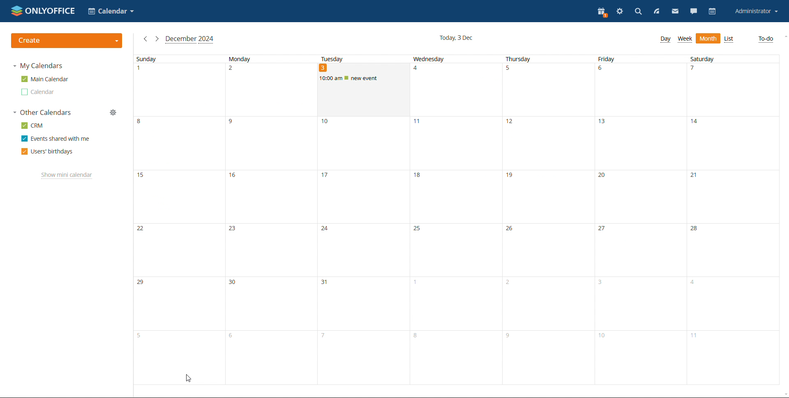  I want to click on 7, so click(733, 89).